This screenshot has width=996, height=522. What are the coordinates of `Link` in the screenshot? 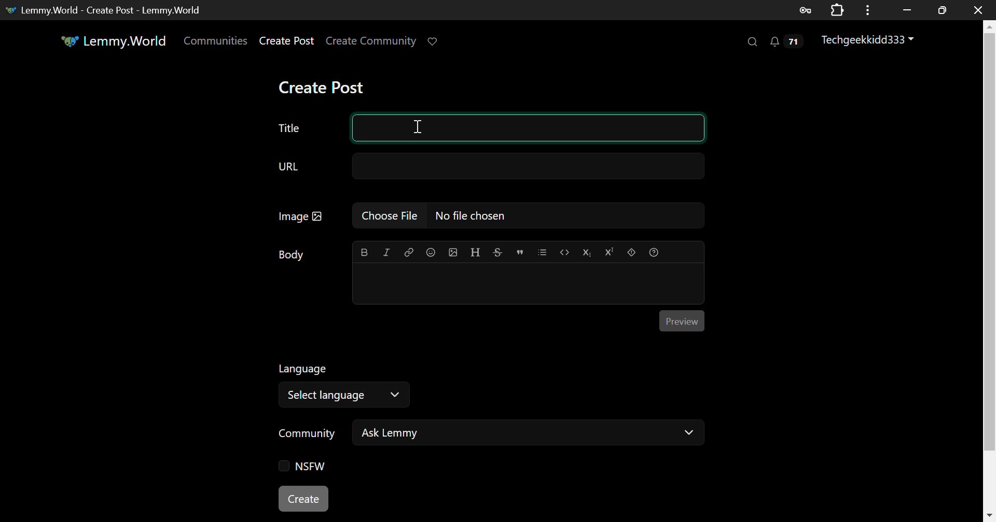 It's located at (408, 251).